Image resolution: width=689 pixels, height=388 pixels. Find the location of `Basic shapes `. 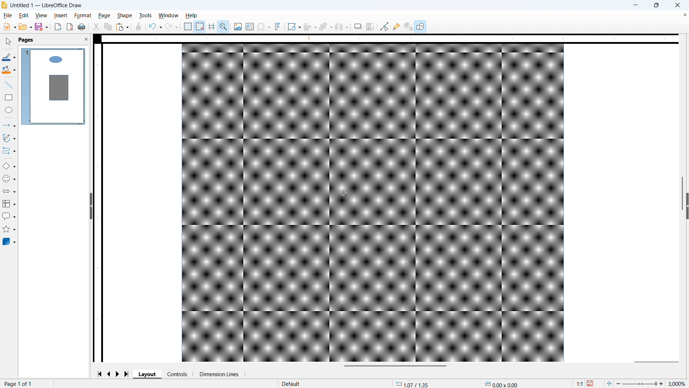

Basic shapes  is located at coordinates (9, 166).